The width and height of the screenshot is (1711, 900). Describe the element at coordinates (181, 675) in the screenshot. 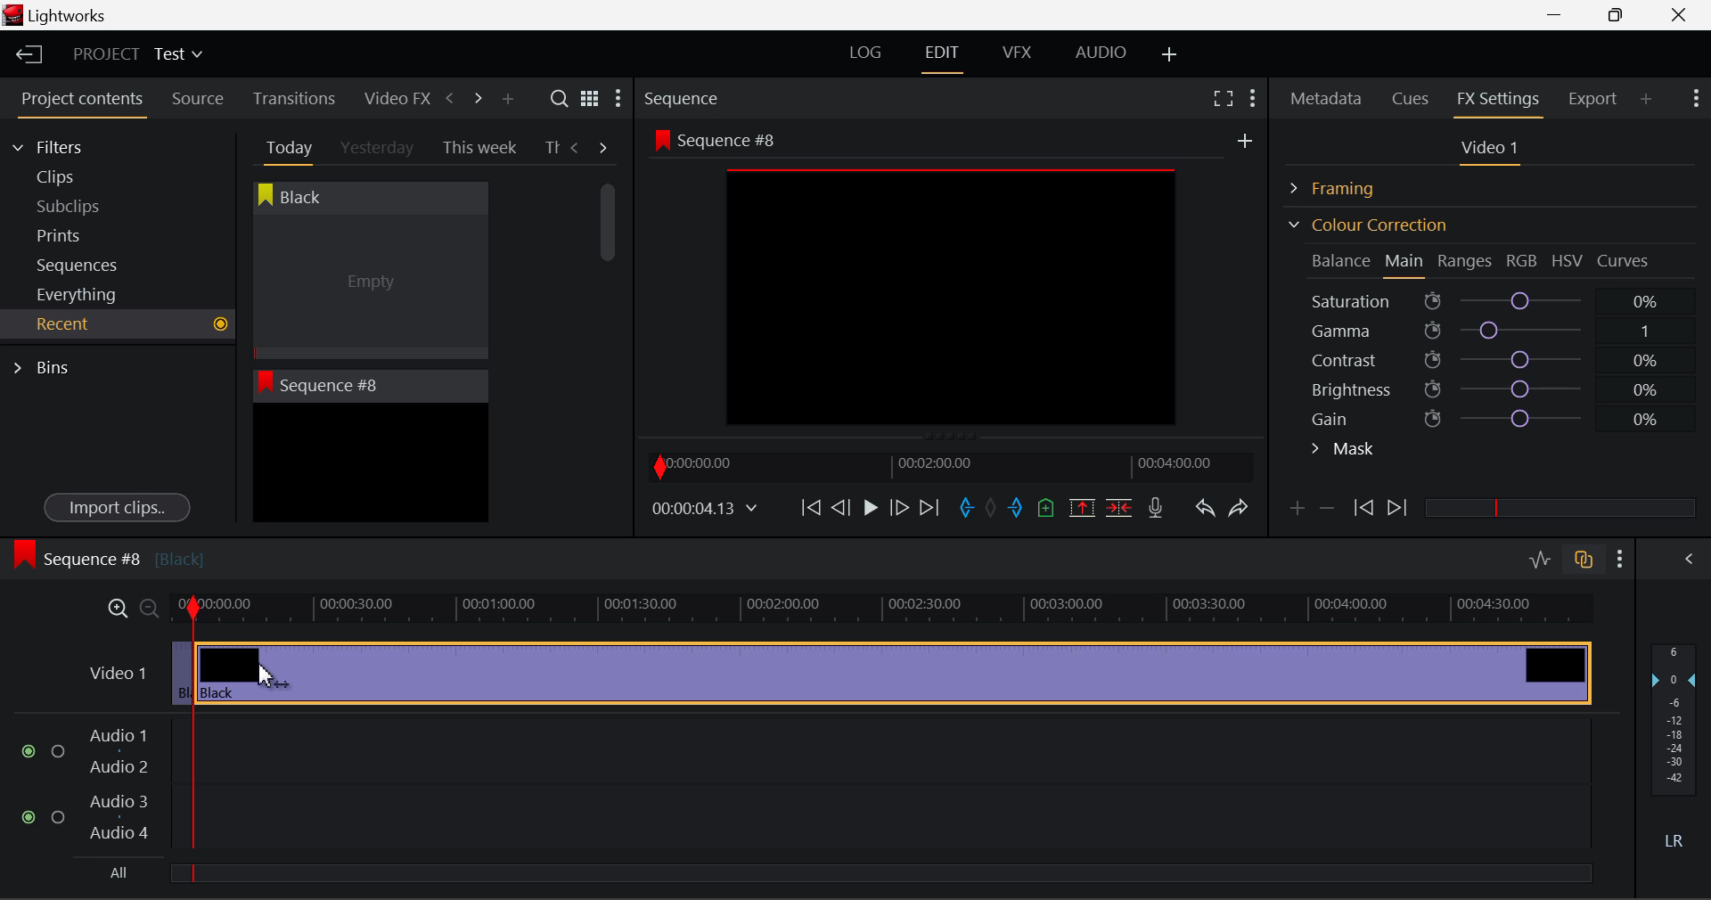

I see `Clip 1 Segment` at that location.